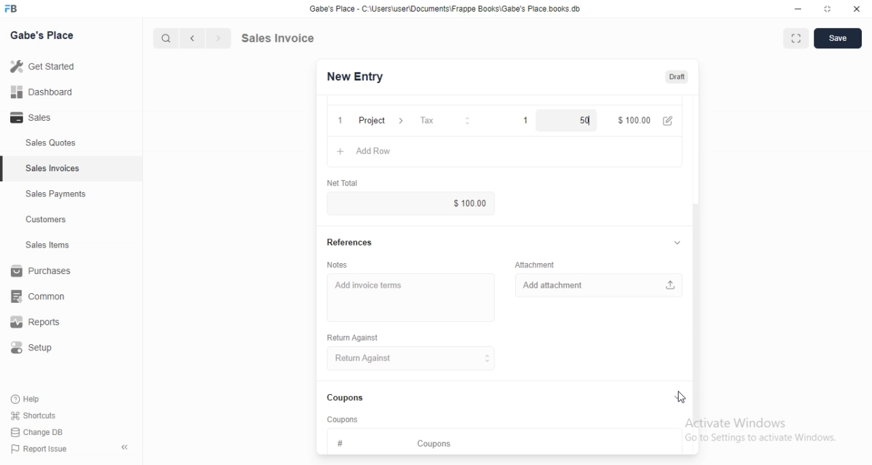  I want to click on Reports, so click(44, 324).